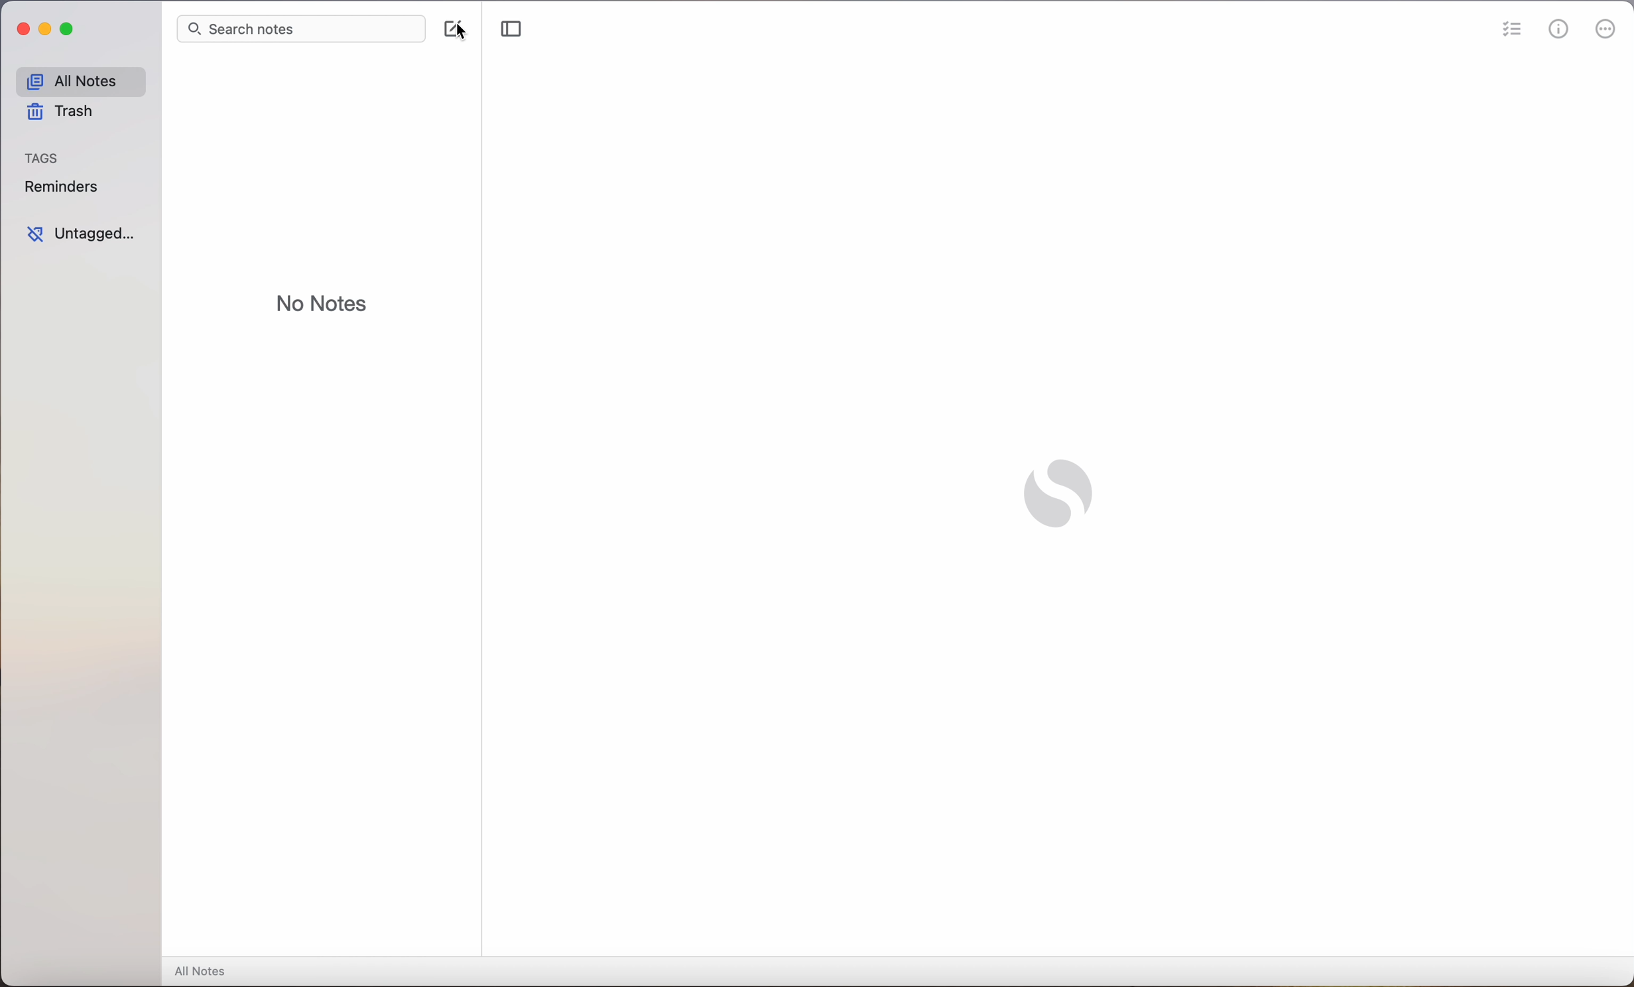 The width and height of the screenshot is (1634, 987). Describe the element at coordinates (23, 30) in the screenshot. I see `close Simplenote` at that location.